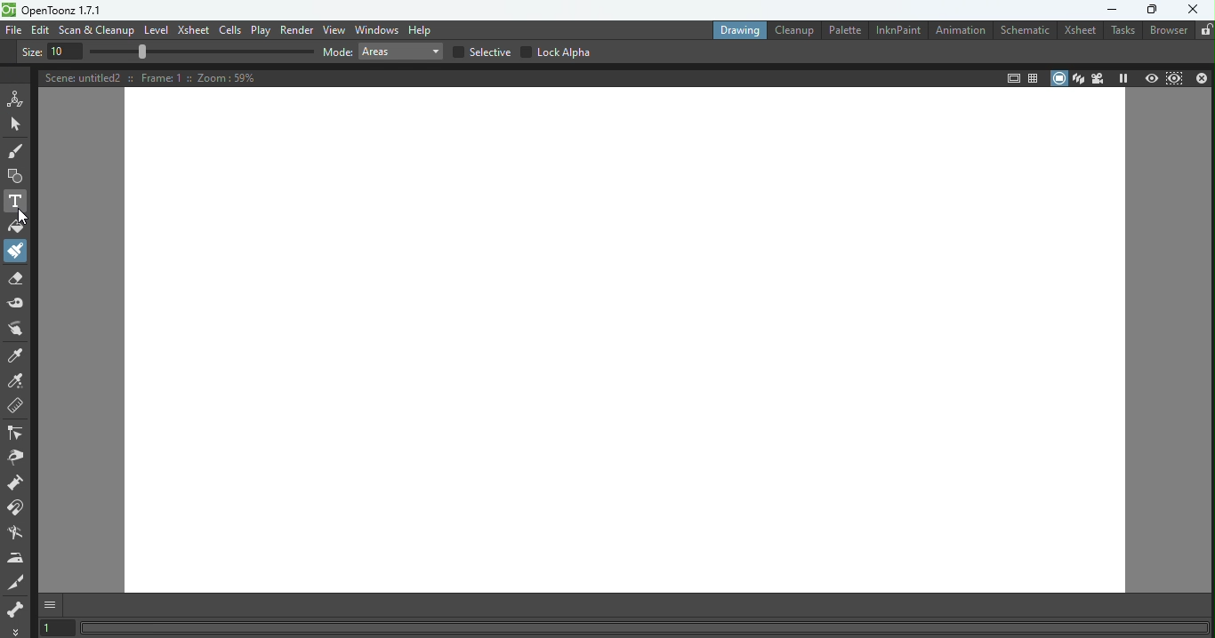  What do you see at coordinates (626, 342) in the screenshot?
I see `Canvas` at bounding box center [626, 342].